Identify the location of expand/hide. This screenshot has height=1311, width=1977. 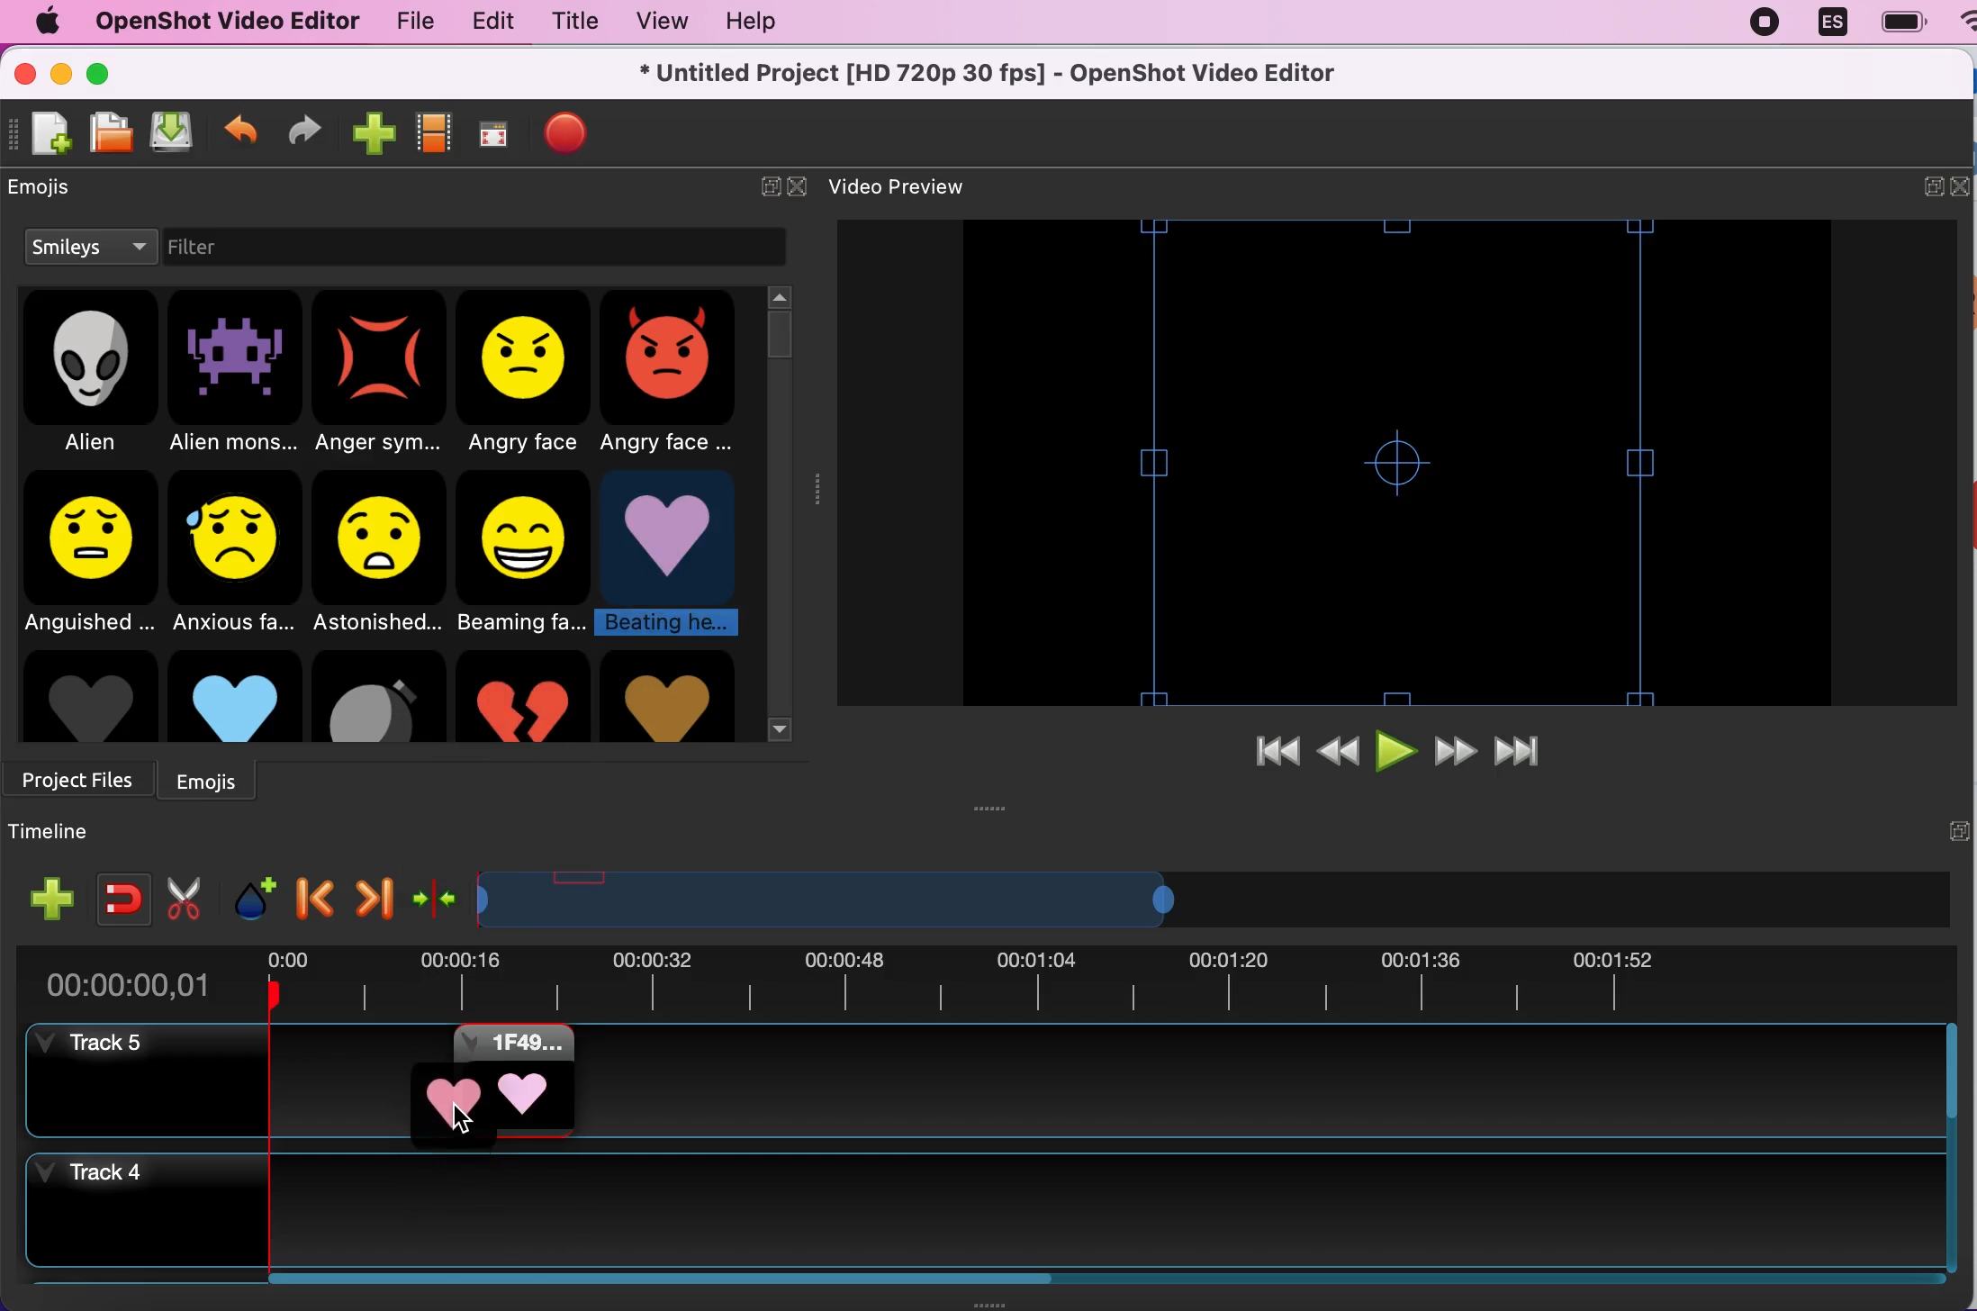
(759, 185).